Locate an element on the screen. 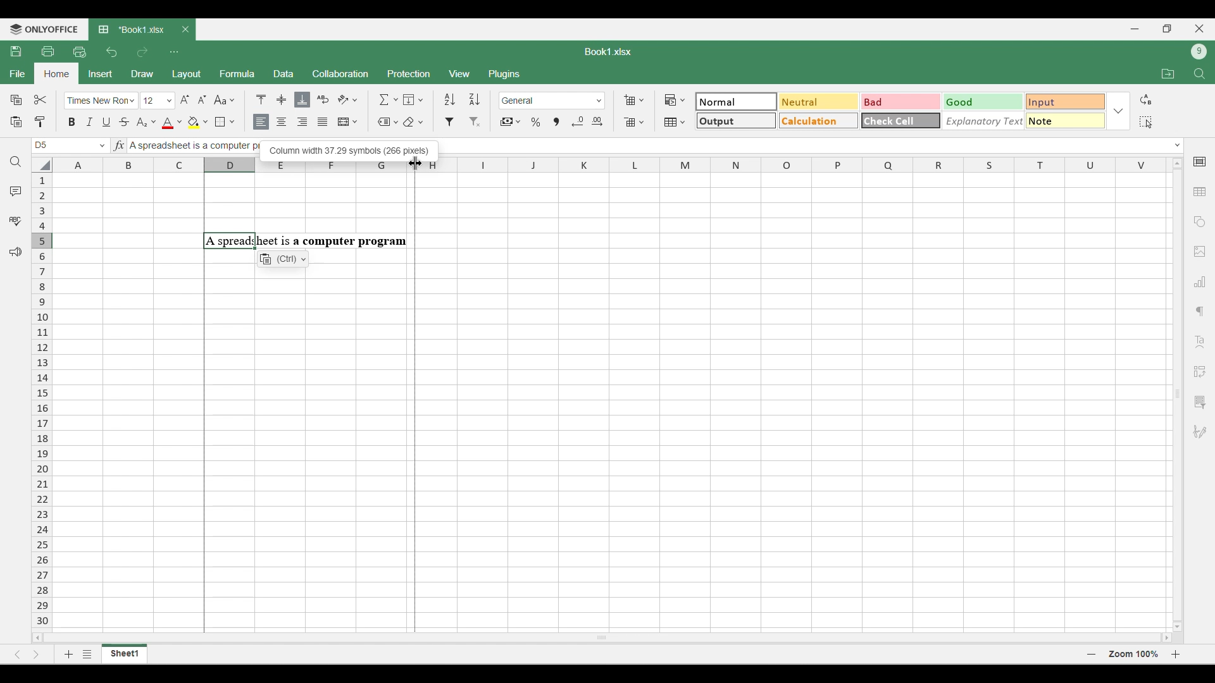 This screenshot has height=683, width=1215. Summation options is located at coordinates (389, 99).